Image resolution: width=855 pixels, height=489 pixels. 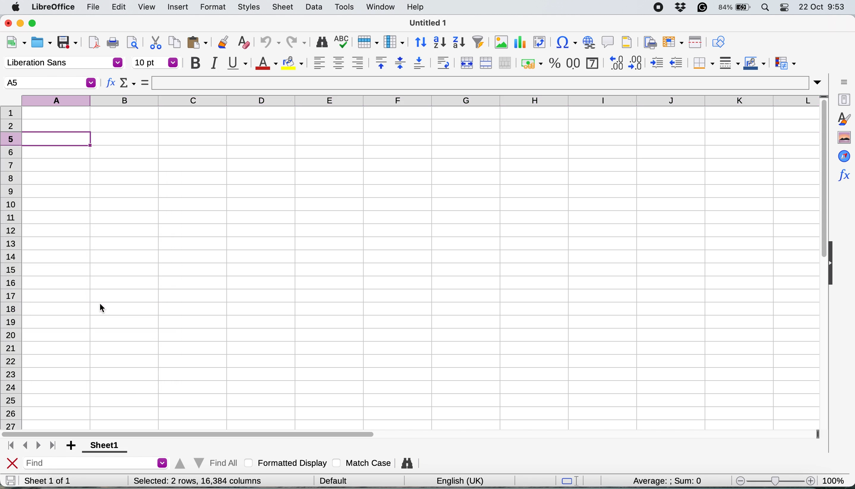 What do you see at coordinates (440, 43) in the screenshot?
I see `sort ascending` at bounding box center [440, 43].